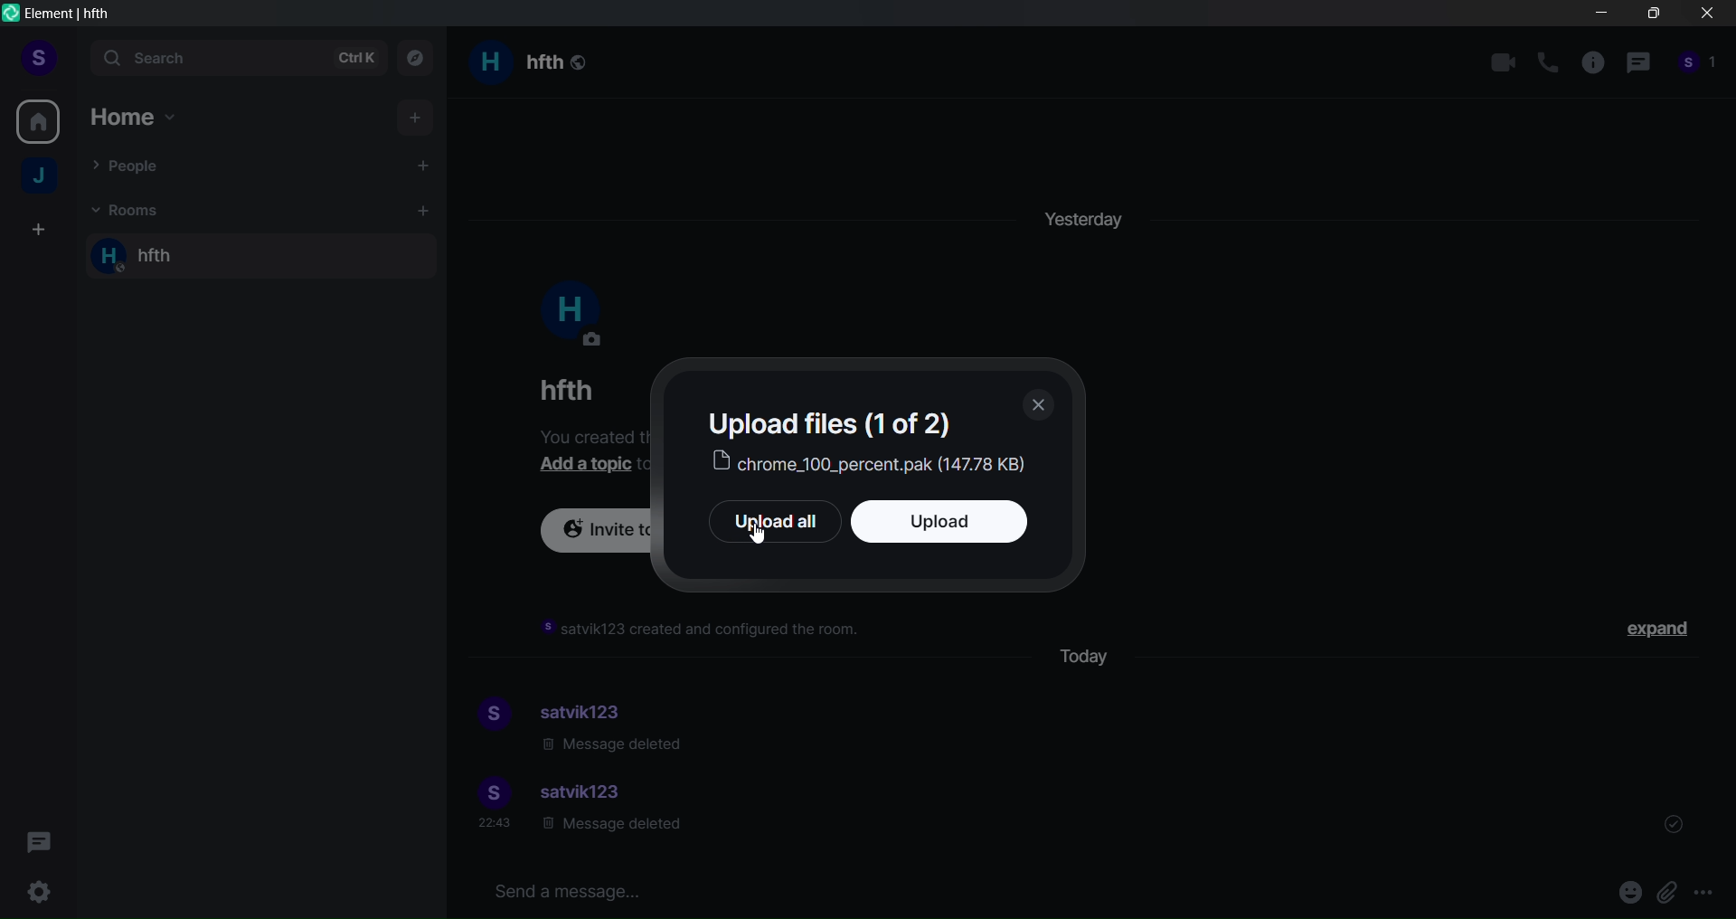 Image resolution: width=1736 pixels, height=919 pixels. What do you see at coordinates (489, 792) in the screenshot?
I see `display picture` at bounding box center [489, 792].